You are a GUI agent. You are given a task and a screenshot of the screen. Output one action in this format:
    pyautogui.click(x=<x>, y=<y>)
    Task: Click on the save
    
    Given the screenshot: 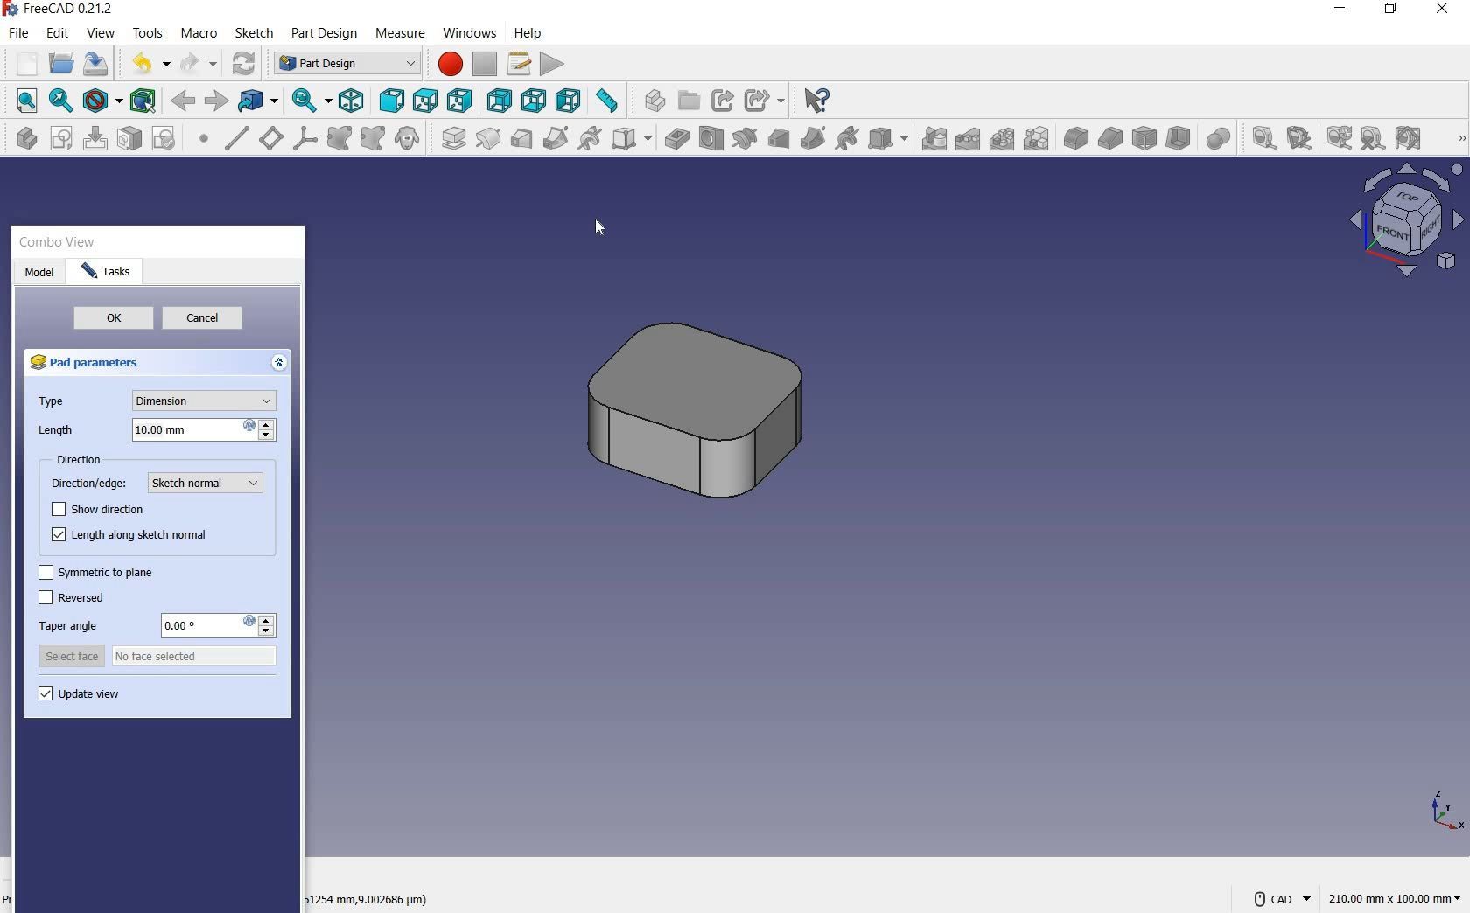 What is the action you would take?
    pyautogui.click(x=99, y=64)
    